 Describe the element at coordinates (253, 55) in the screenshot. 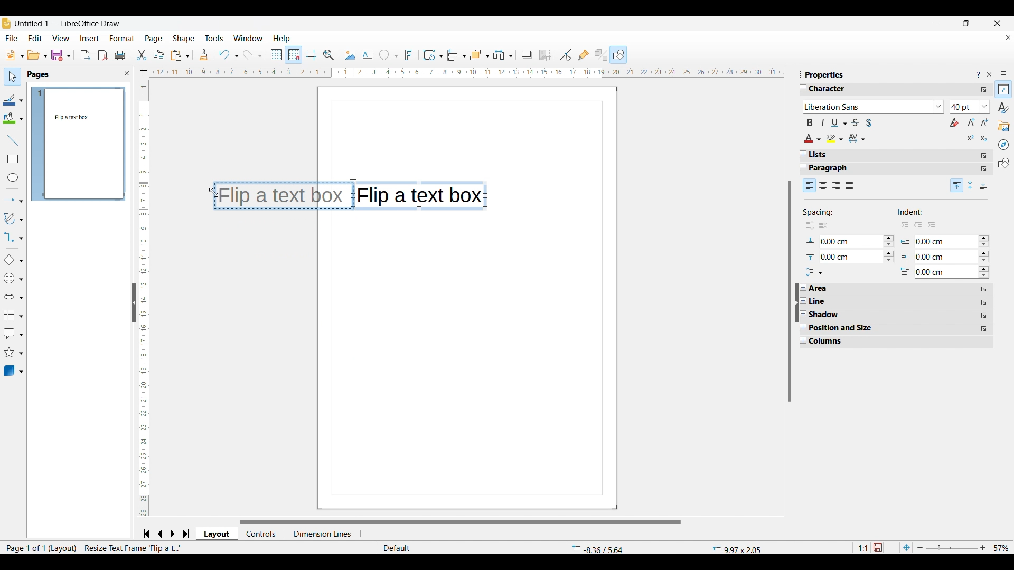

I see `Redo` at that location.